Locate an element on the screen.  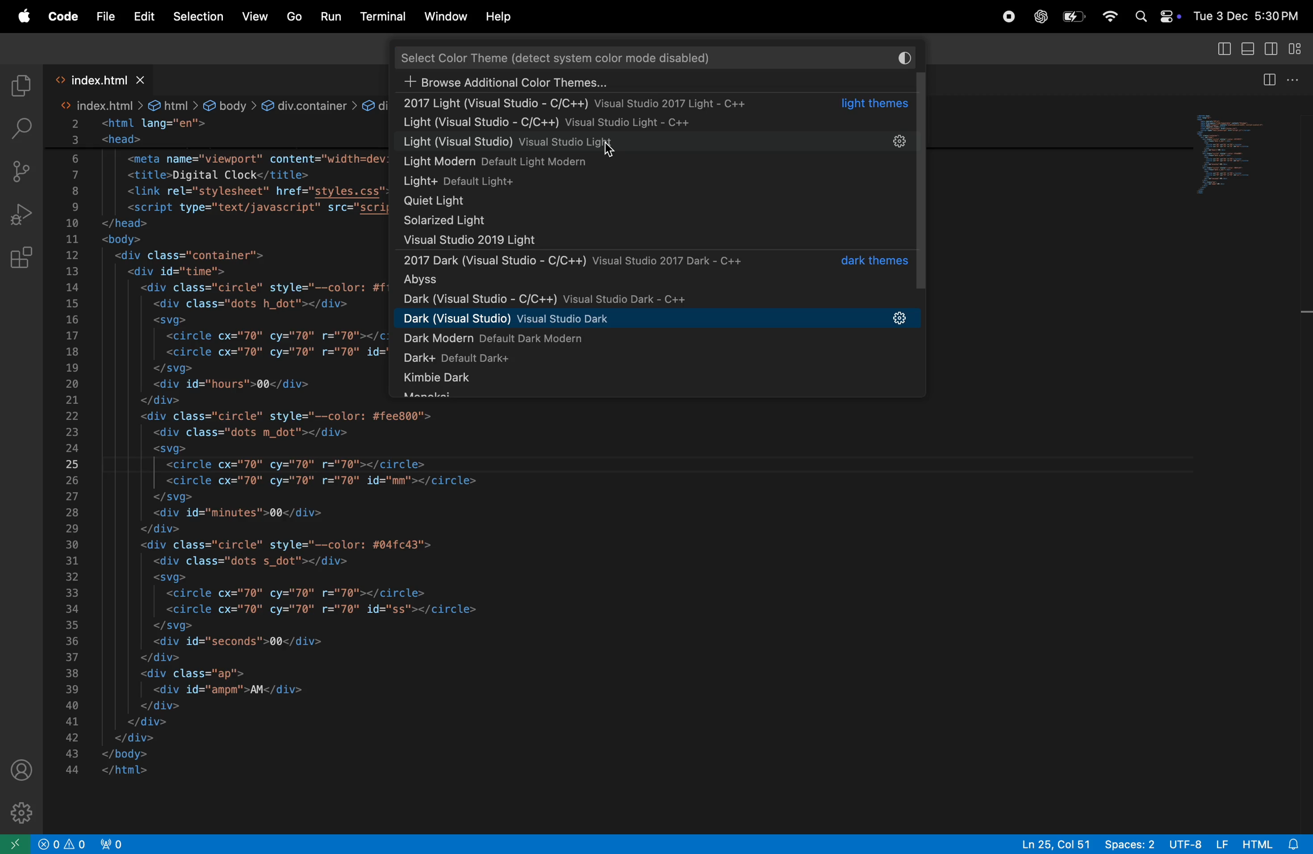
Scroll bar is located at coordinates (1304, 328).